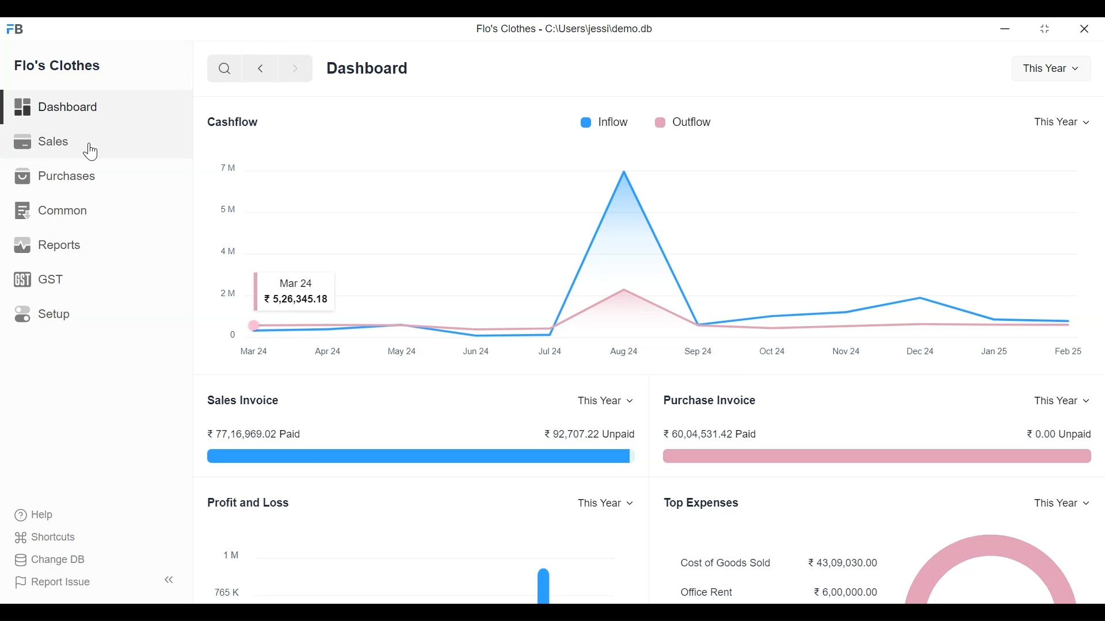 This screenshot has width=1105, height=621. What do you see at coordinates (996, 568) in the screenshot?
I see `Top Expenses visual Representation of Flo's Clothes yearly` at bounding box center [996, 568].